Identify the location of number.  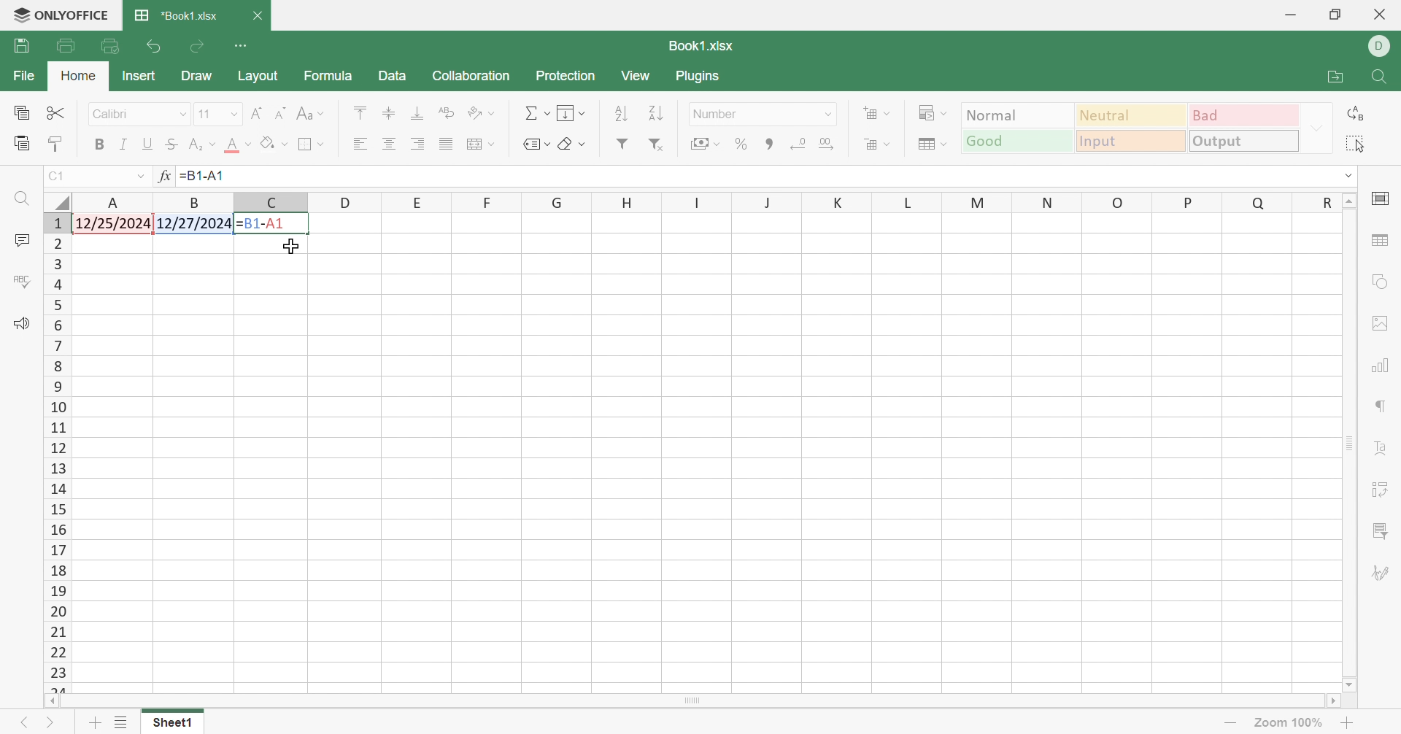
(720, 115).